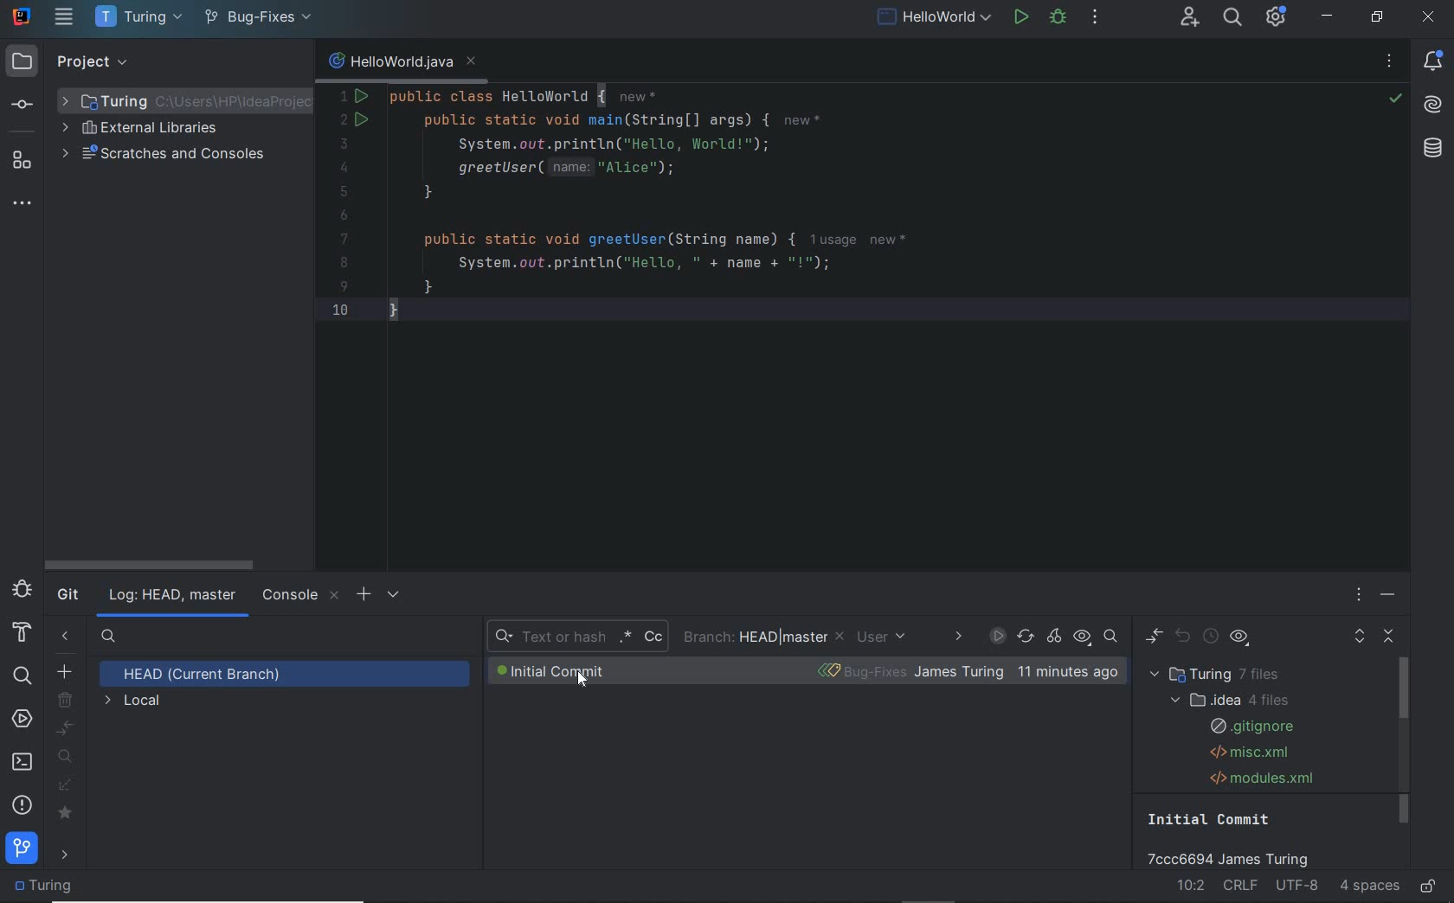 This screenshot has width=1454, height=903. I want to click on USER, so click(887, 638).